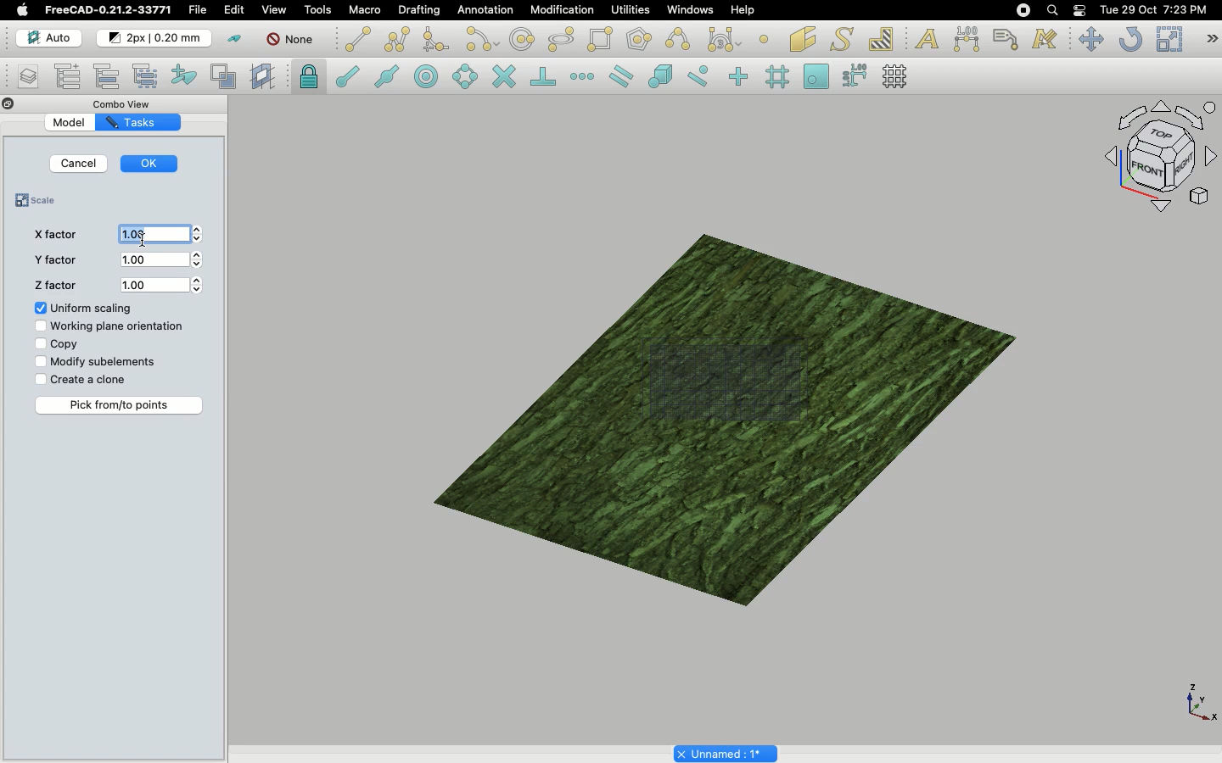 The image size is (1222, 763). I want to click on Drafting, so click(420, 11).